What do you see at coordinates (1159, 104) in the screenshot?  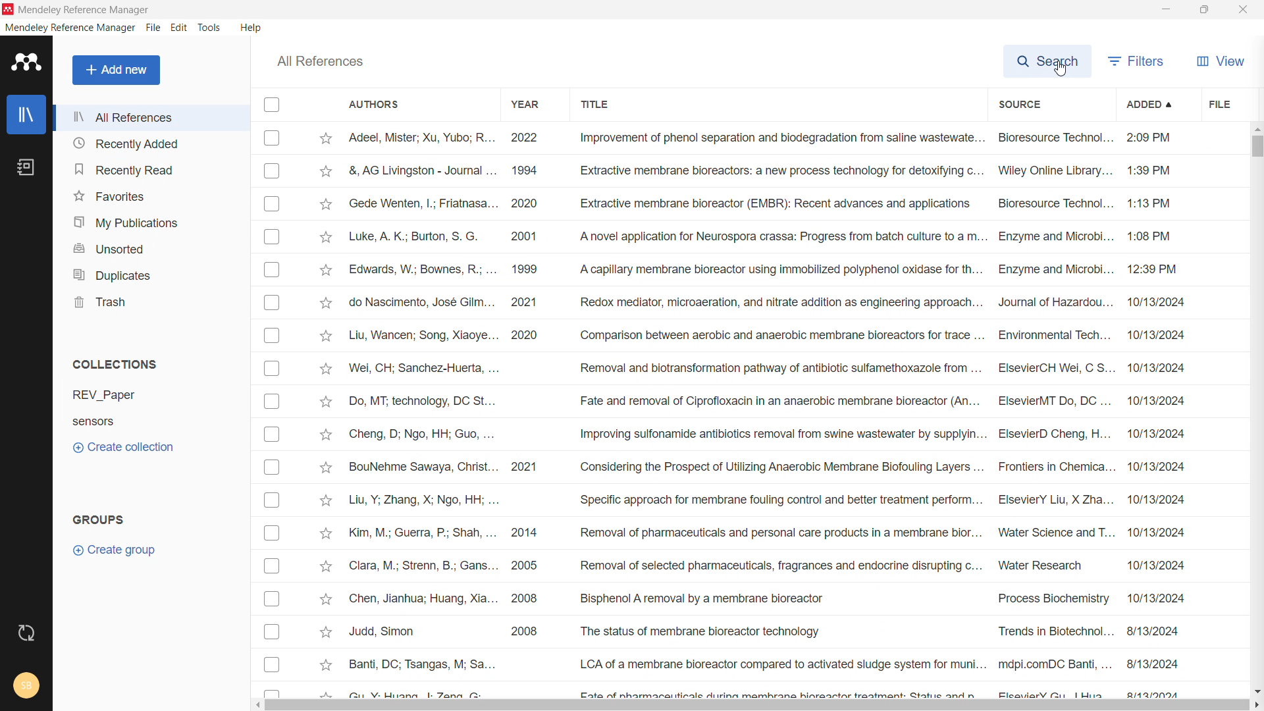 I see `added` at bounding box center [1159, 104].